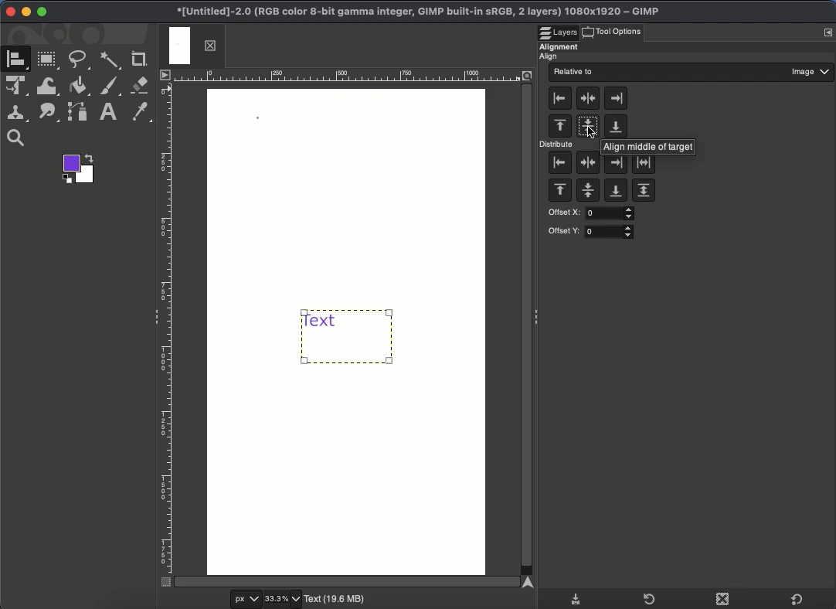 This screenshot has width=836, height=609. I want to click on Clone, so click(19, 113).